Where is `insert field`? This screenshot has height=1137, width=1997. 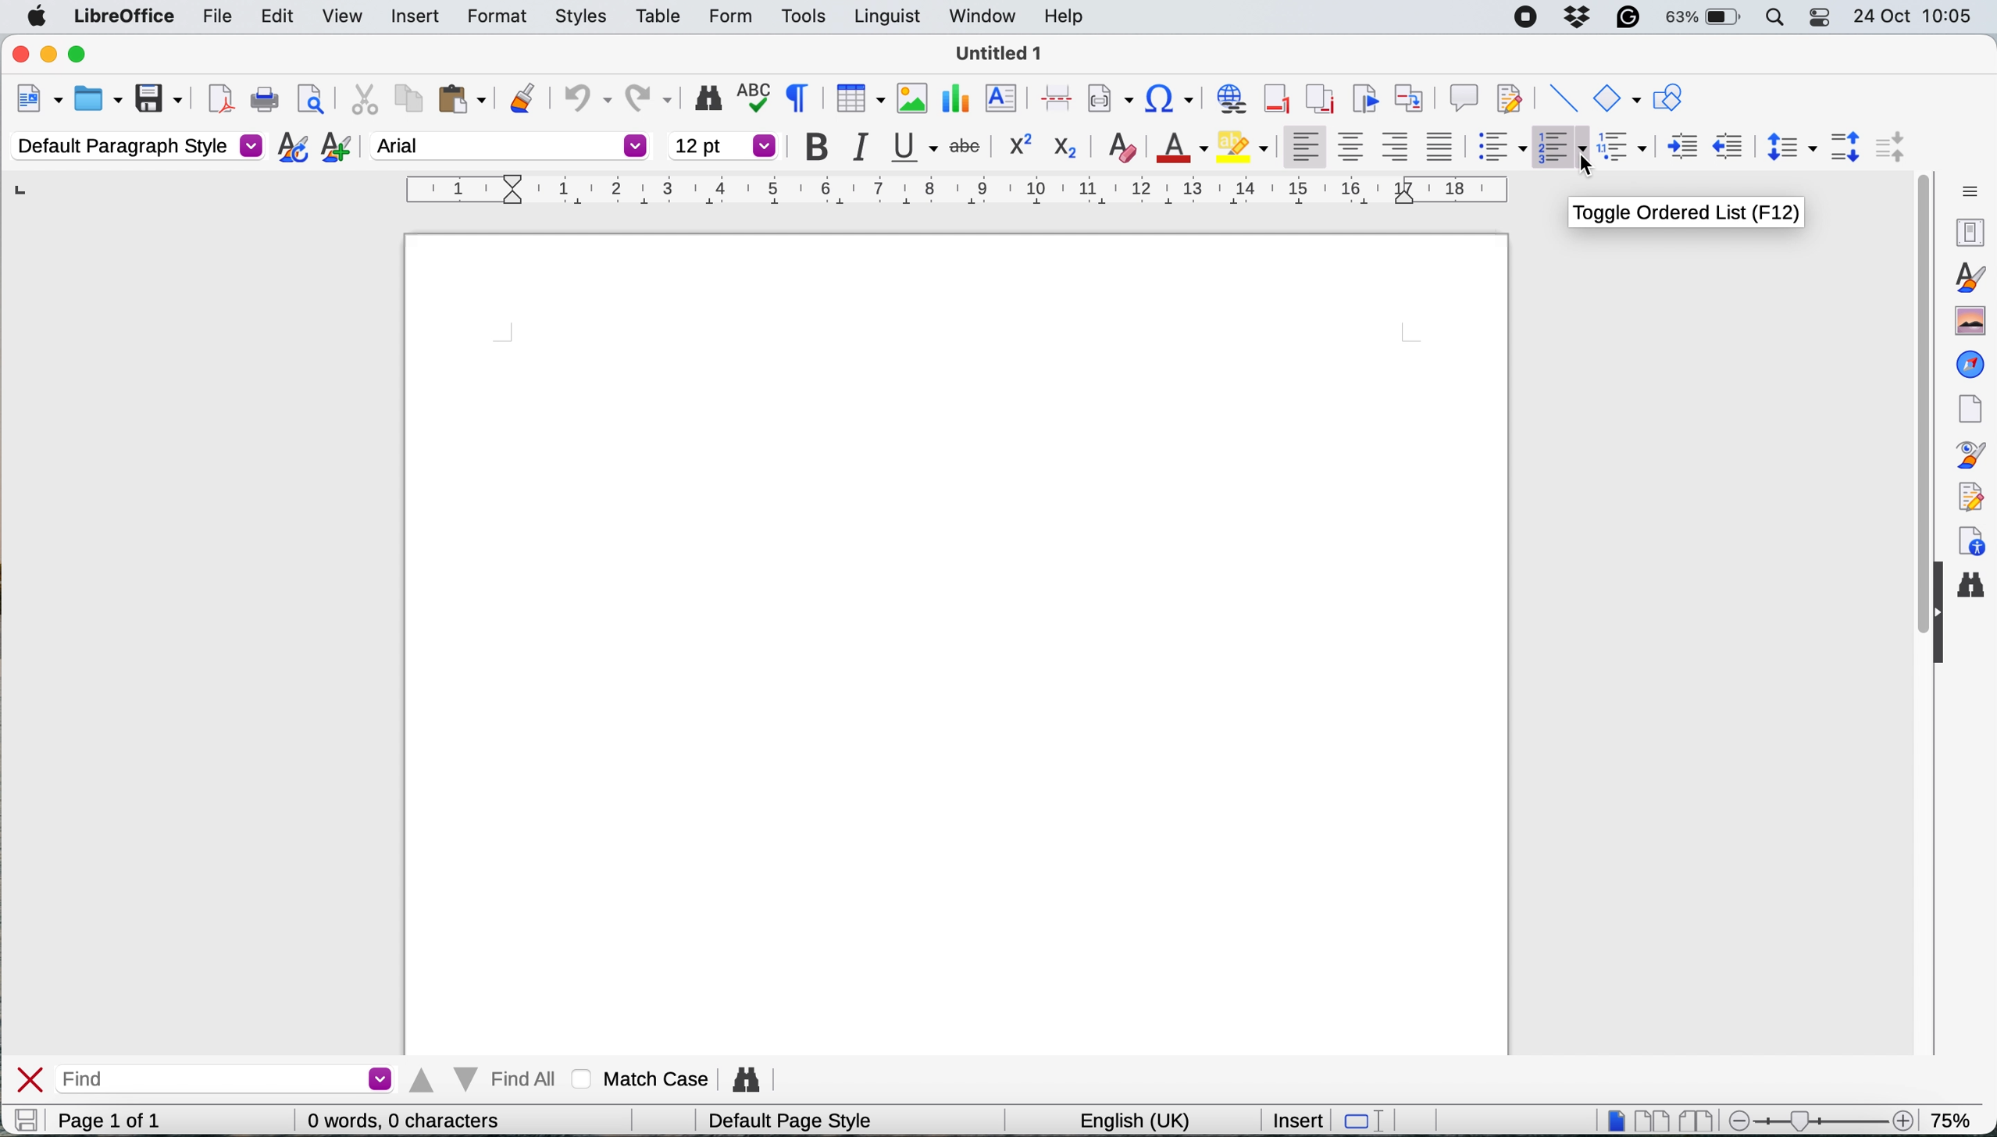 insert field is located at coordinates (1109, 100).